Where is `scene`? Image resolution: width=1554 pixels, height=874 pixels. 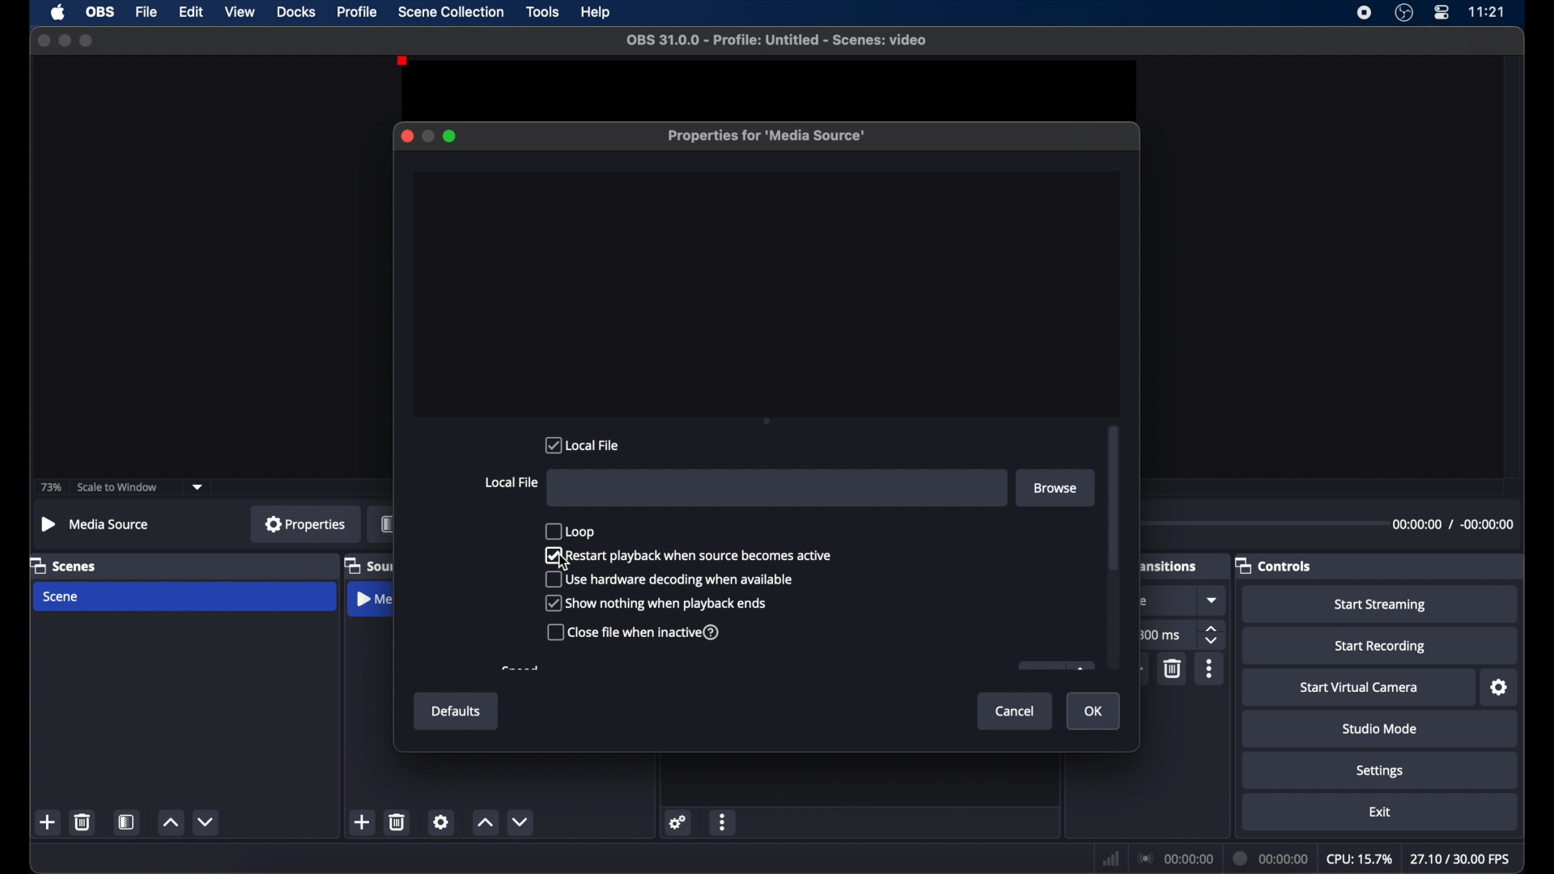
scene is located at coordinates (63, 597).